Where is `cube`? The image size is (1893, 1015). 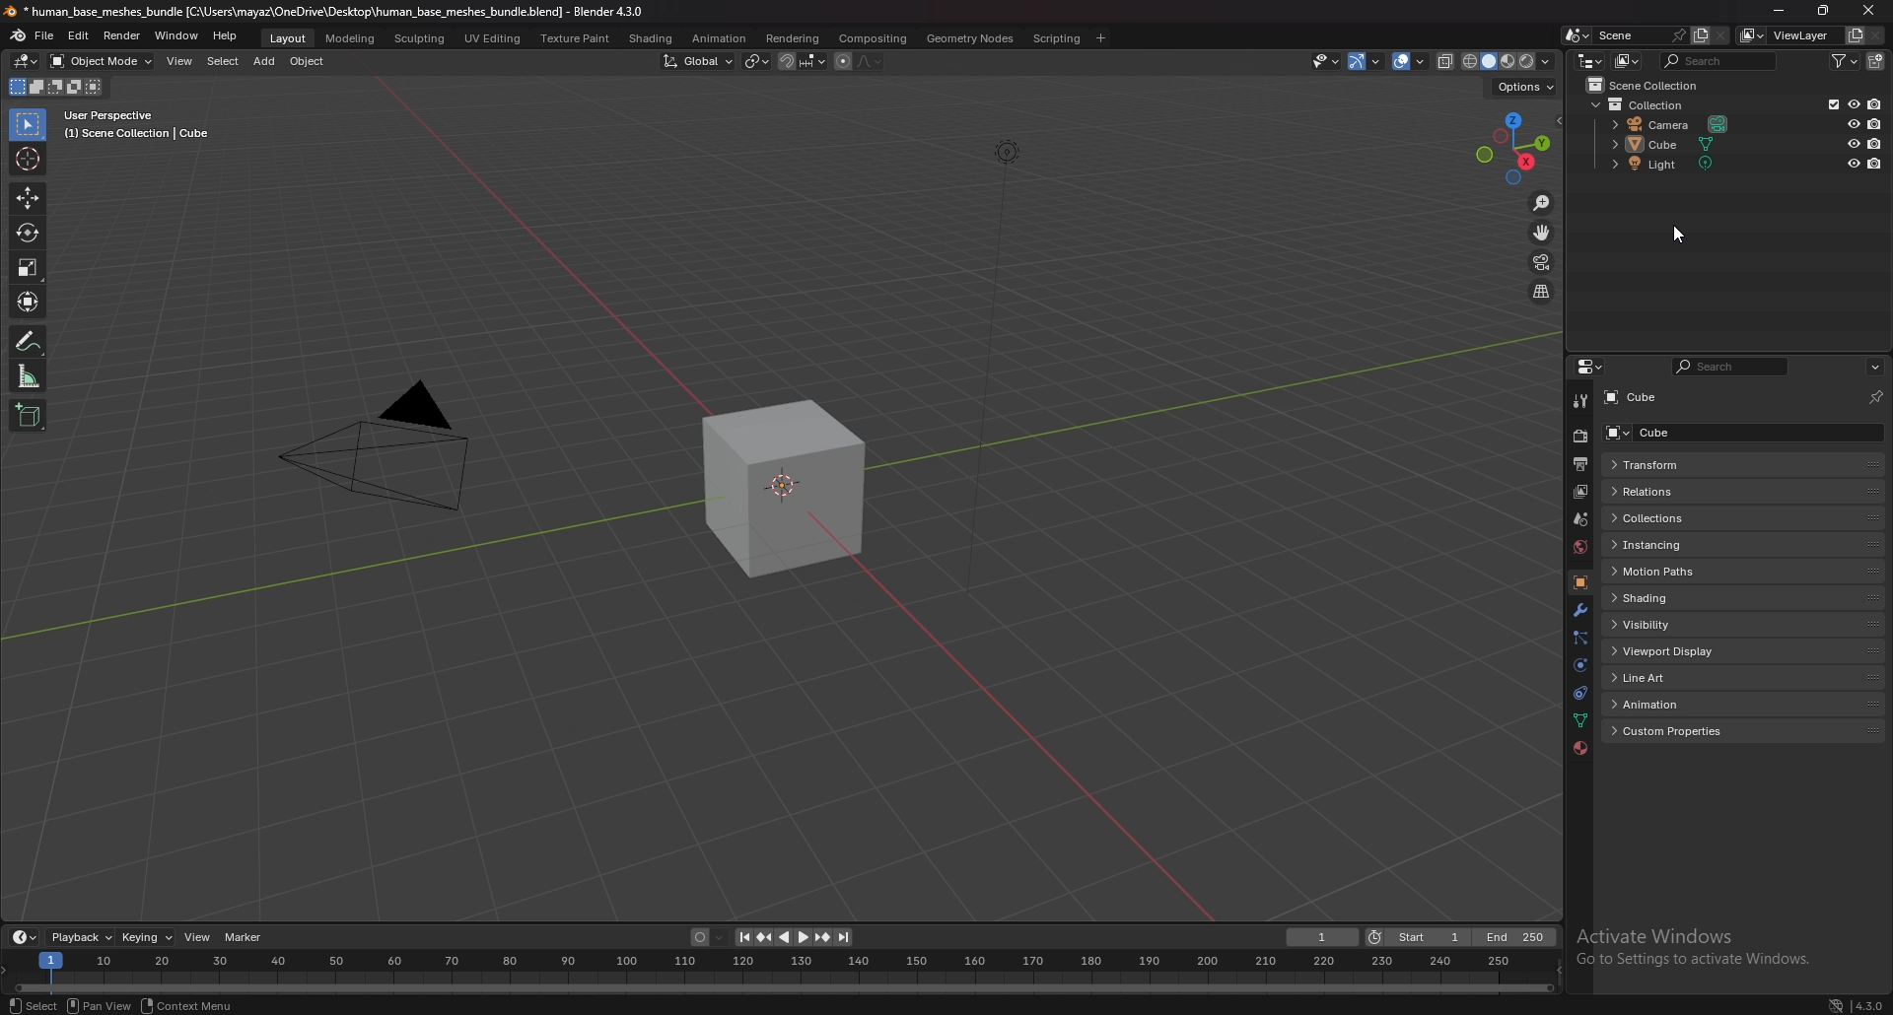
cube is located at coordinates (1678, 144).